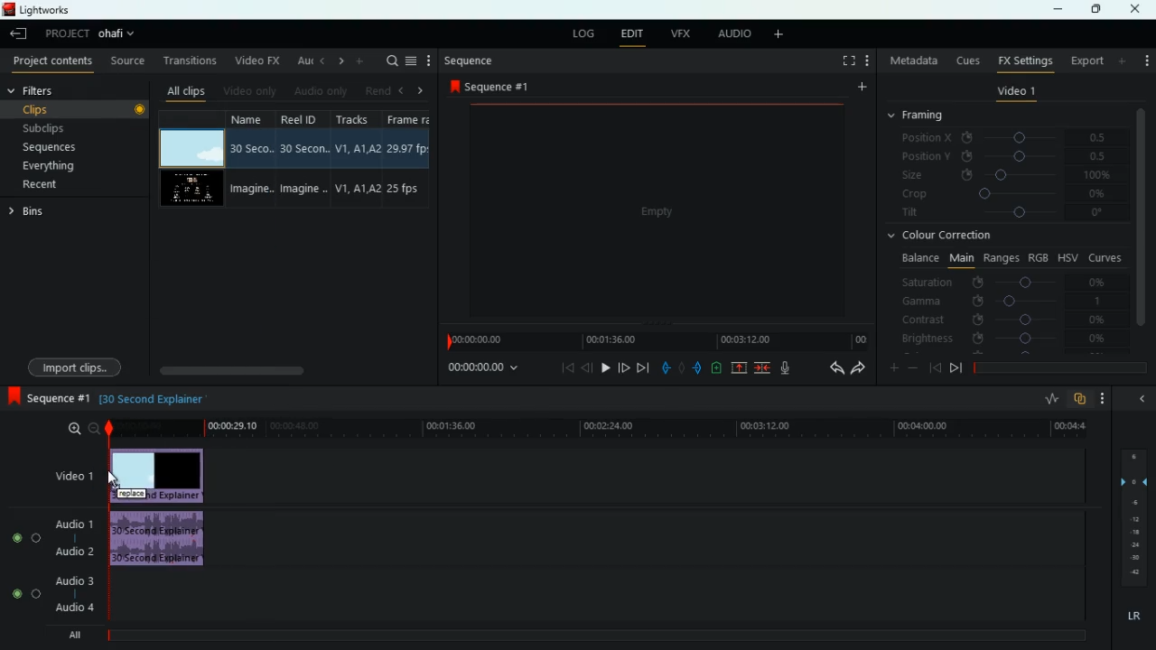 The width and height of the screenshot is (1156, 650). What do you see at coordinates (429, 60) in the screenshot?
I see `more` at bounding box center [429, 60].